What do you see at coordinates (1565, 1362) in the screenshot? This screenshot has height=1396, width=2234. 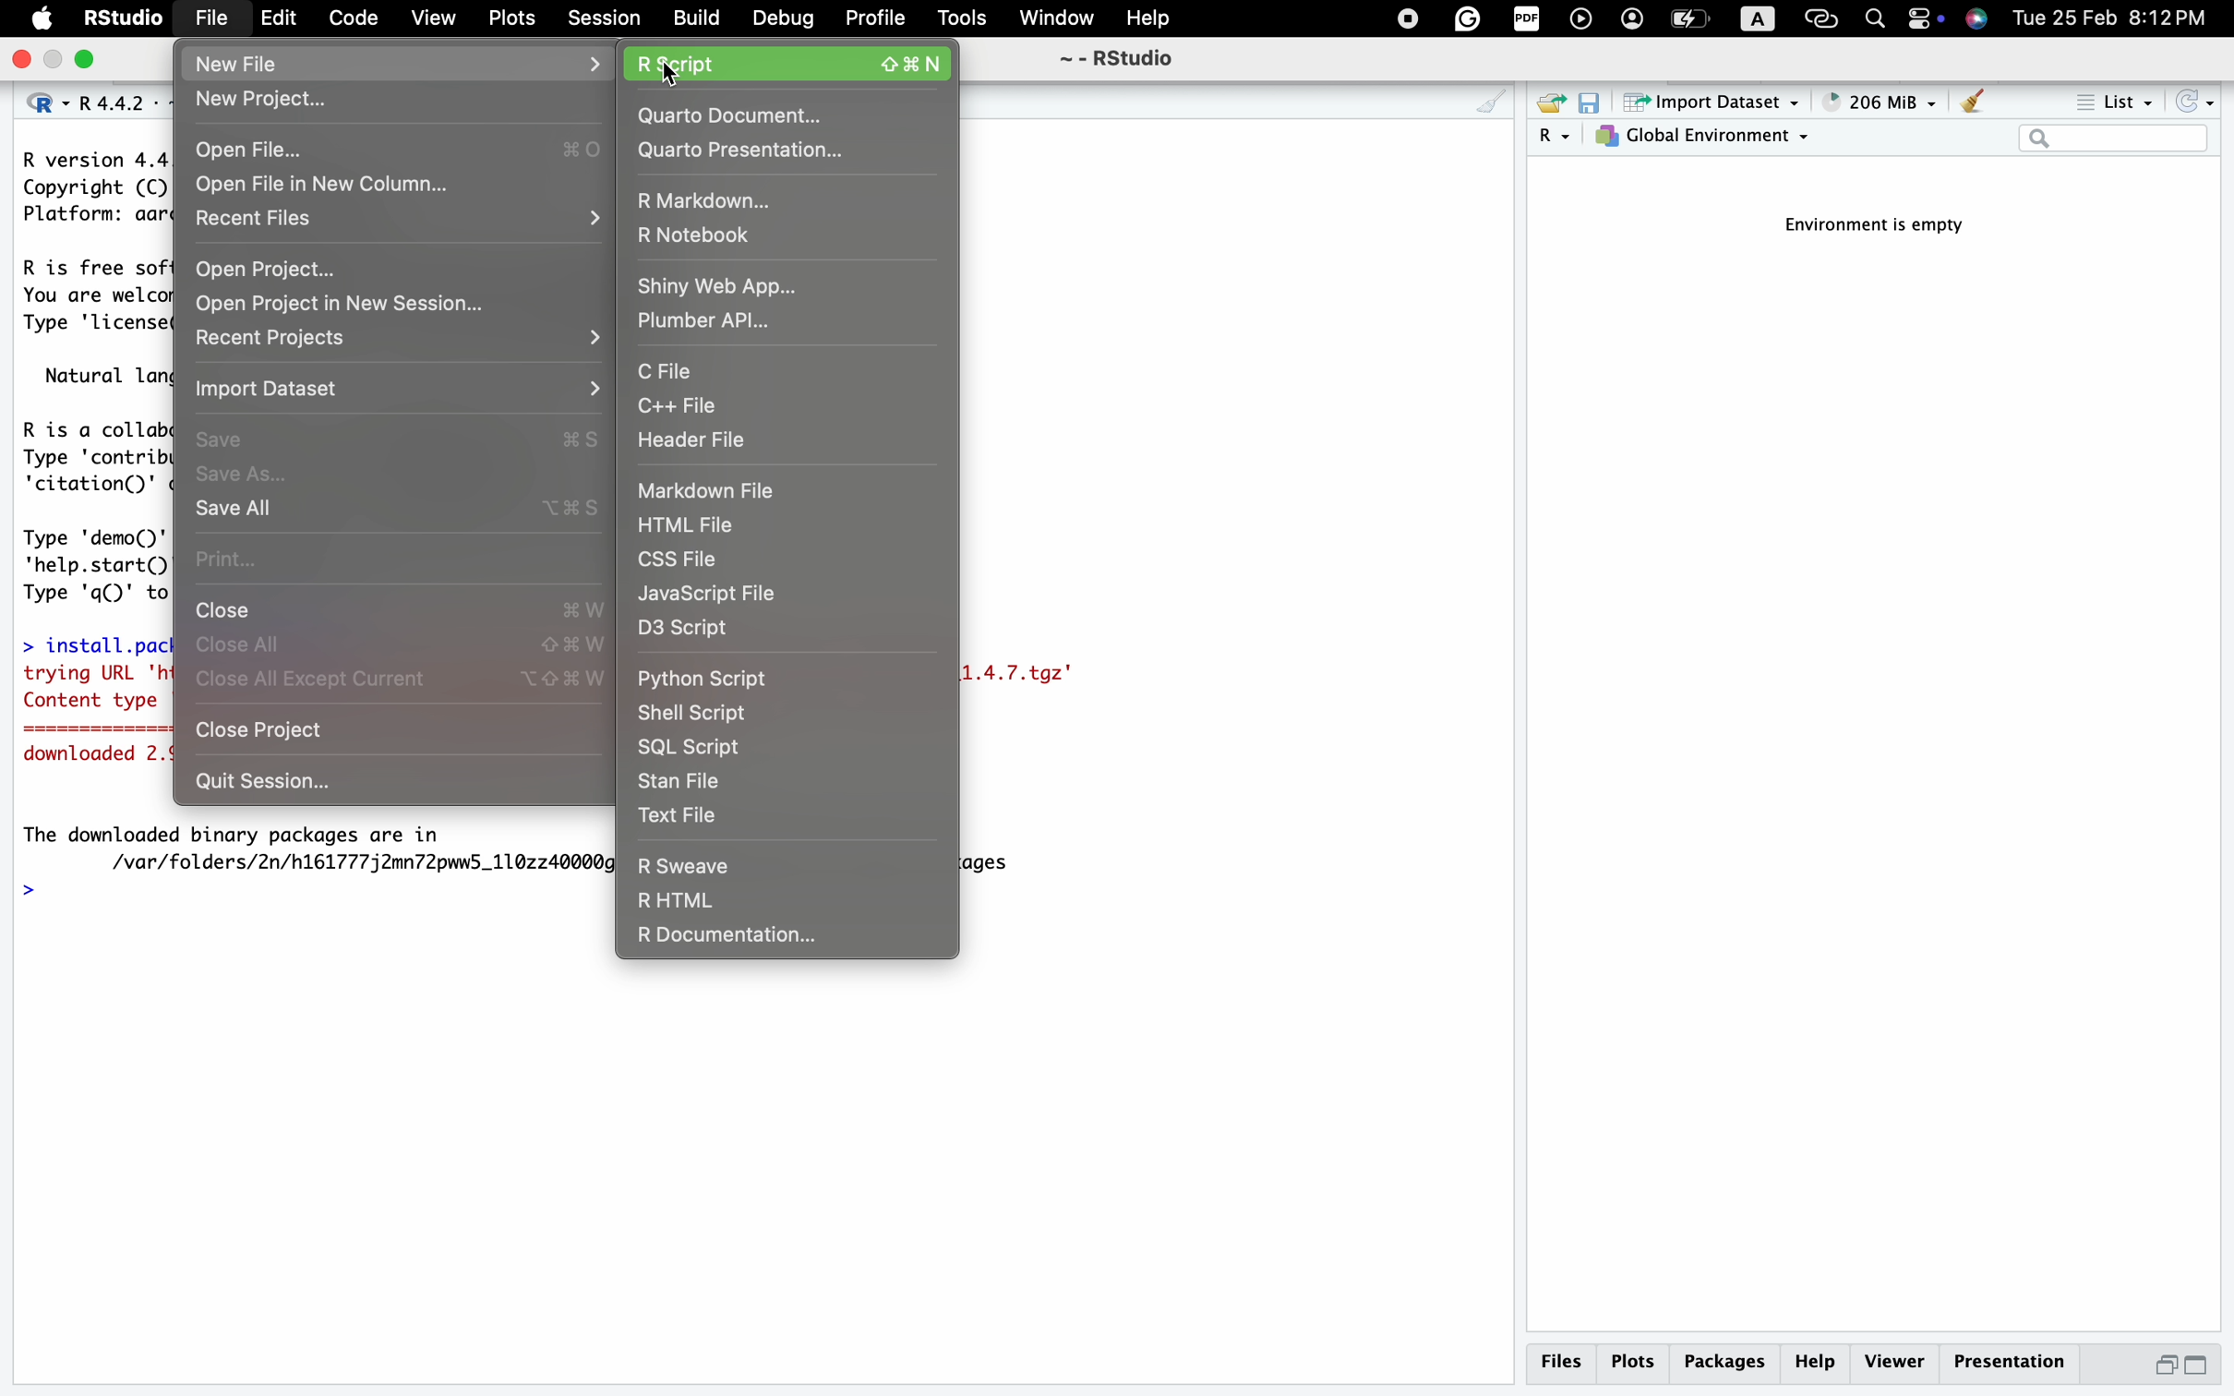 I see `files` at bounding box center [1565, 1362].